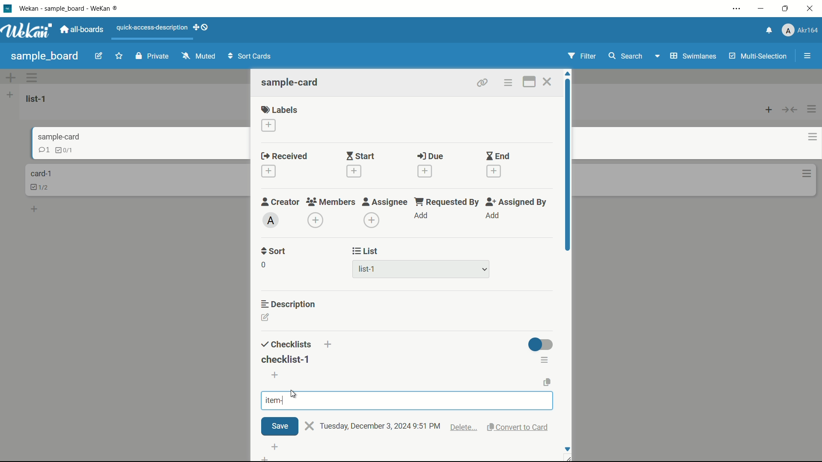 This screenshot has width=822, height=462. Describe the element at coordinates (386, 202) in the screenshot. I see `assignee` at that location.